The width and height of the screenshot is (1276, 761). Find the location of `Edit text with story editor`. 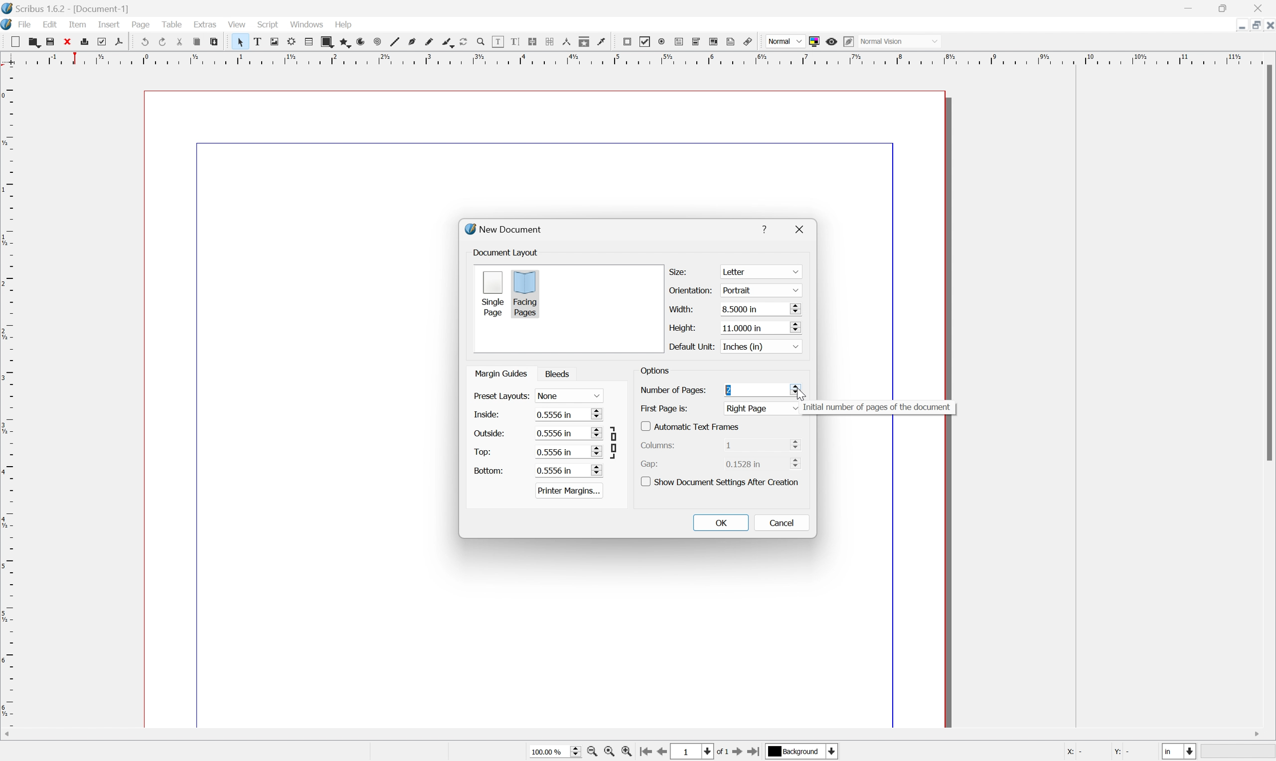

Edit text with story editor is located at coordinates (516, 42).